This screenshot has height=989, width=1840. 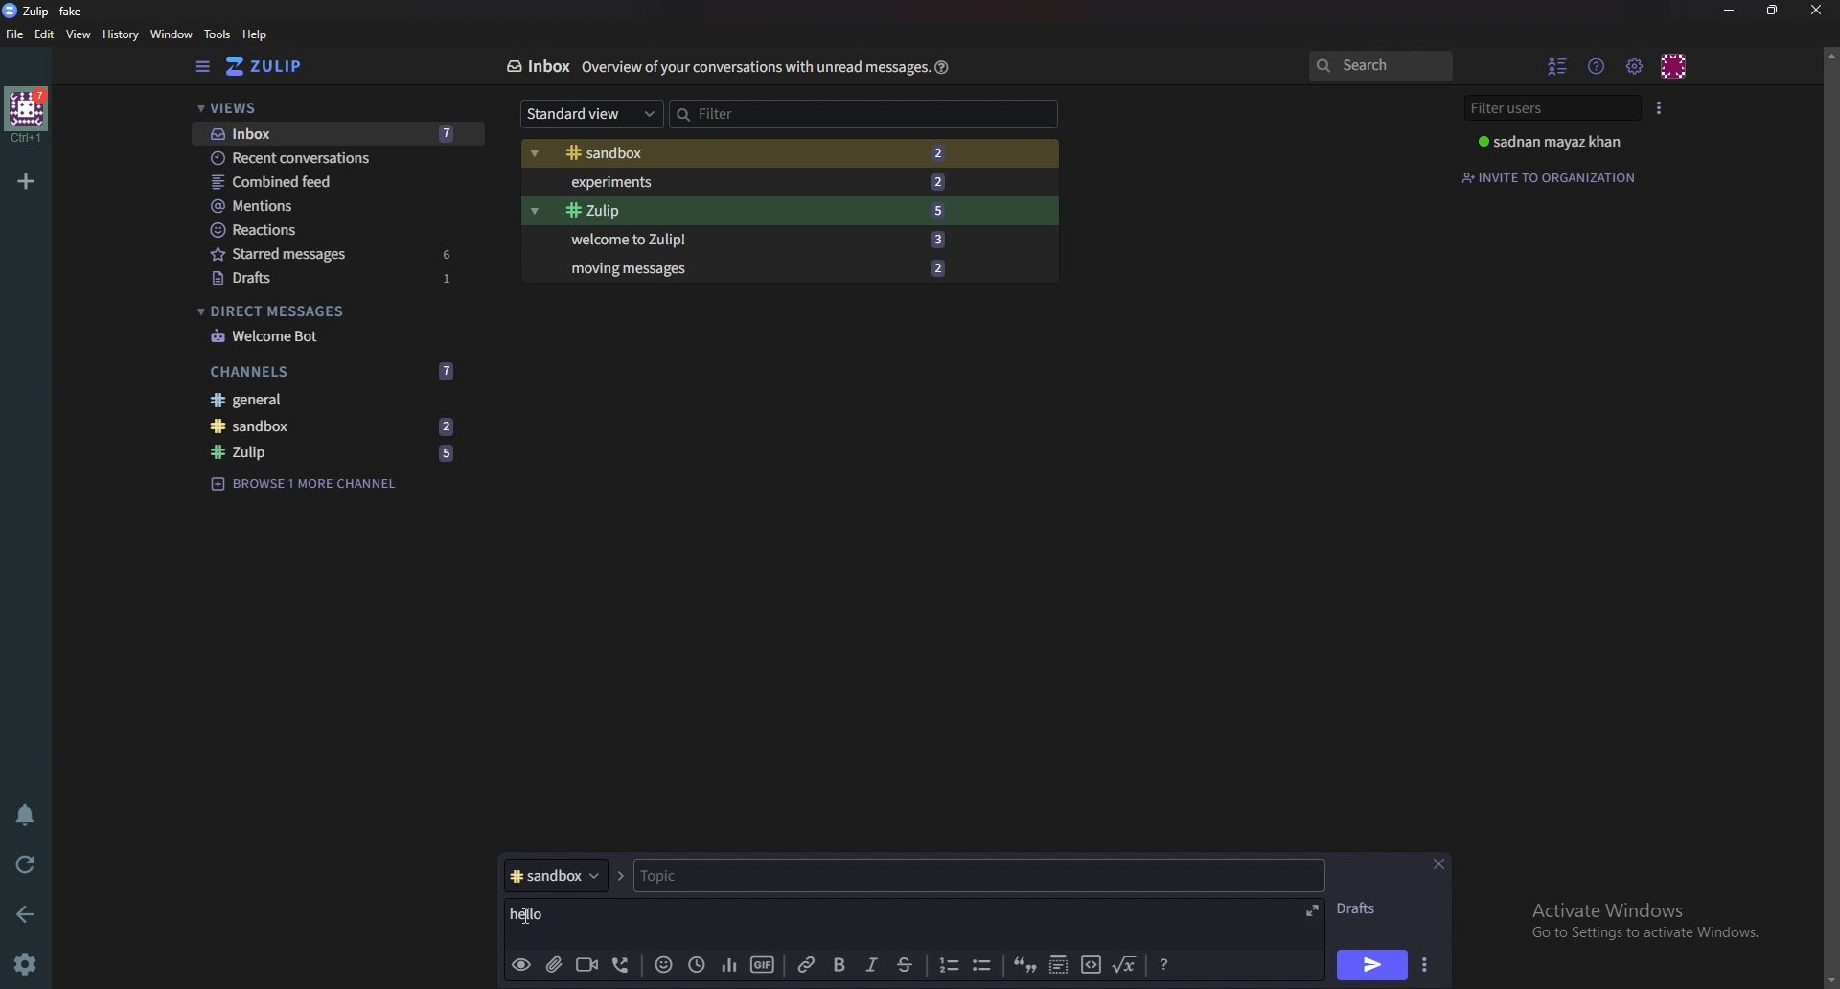 I want to click on quote, so click(x=1023, y=964).